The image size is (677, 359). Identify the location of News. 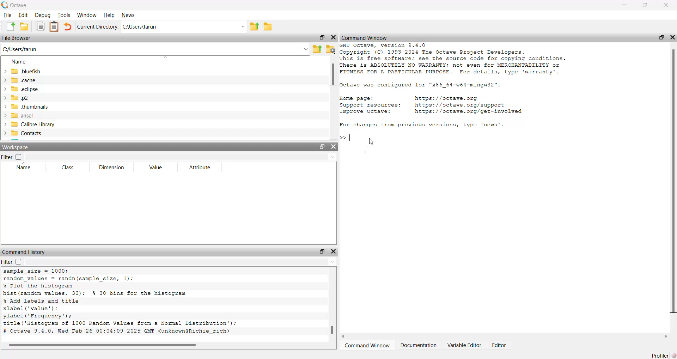
(130, 16).